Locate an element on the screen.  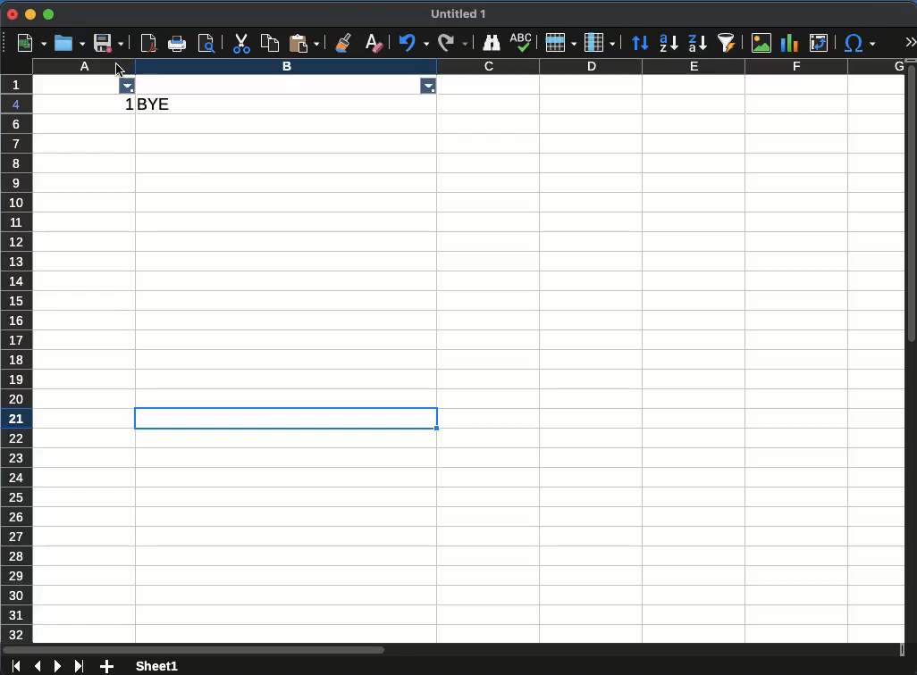
minimize is located at coordinates (29, 13).